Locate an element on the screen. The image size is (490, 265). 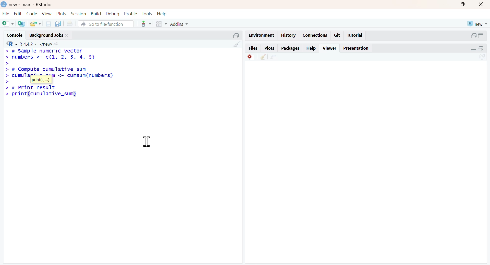
> # Sample numeric vector

> numbers <- c(1, 2, 3, 4, 5)
>

> # Compute cumulative sum is located at coordinates (50, 60).